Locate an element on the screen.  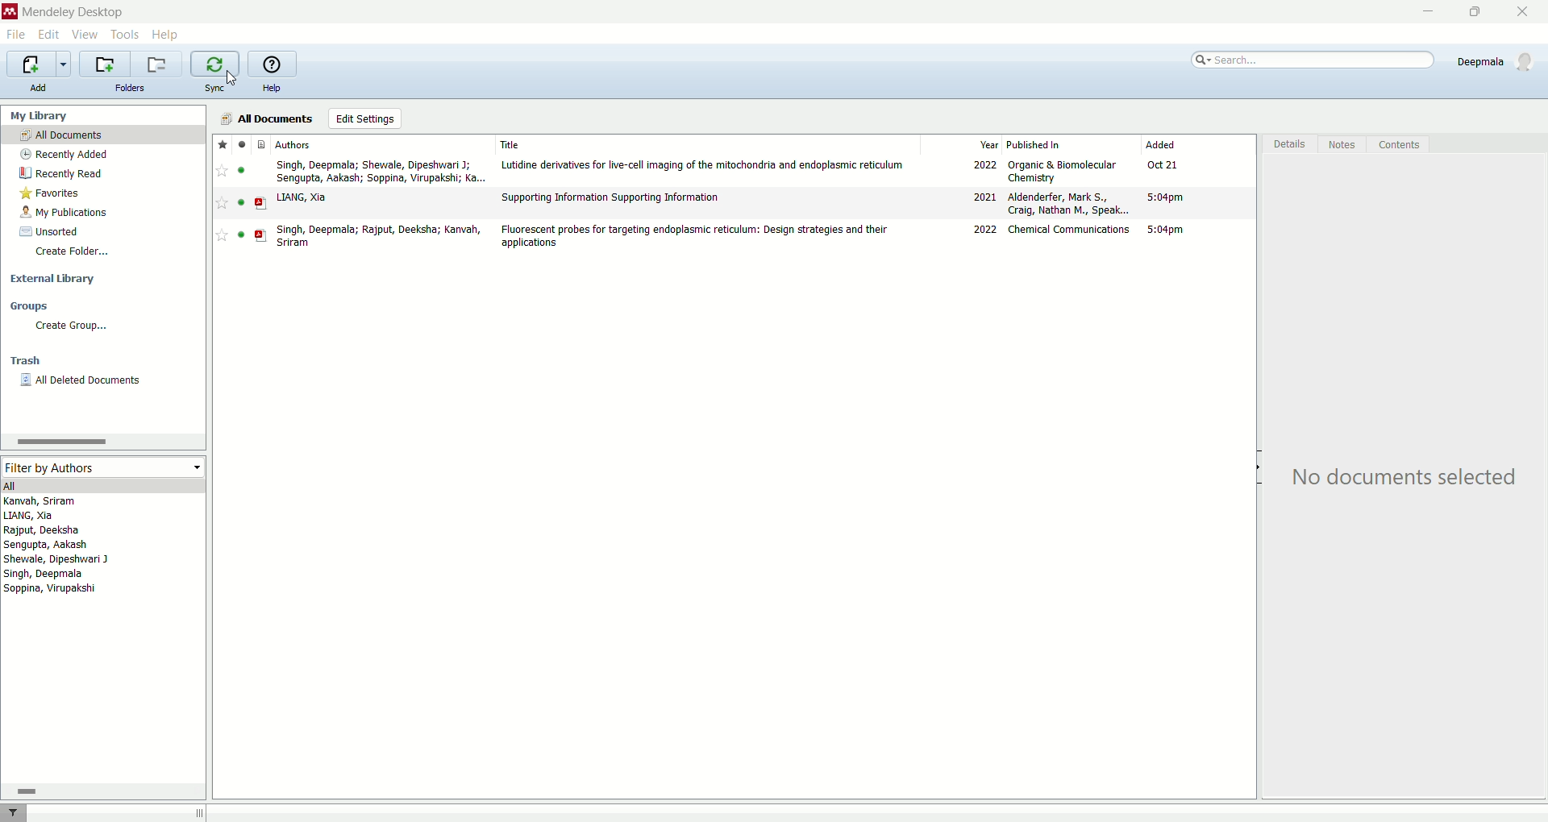
notes is located at coordinates (1342, 144).